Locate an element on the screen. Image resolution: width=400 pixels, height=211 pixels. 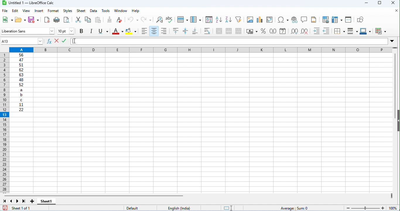
unmerge cells is located at coordinates (239, 31).